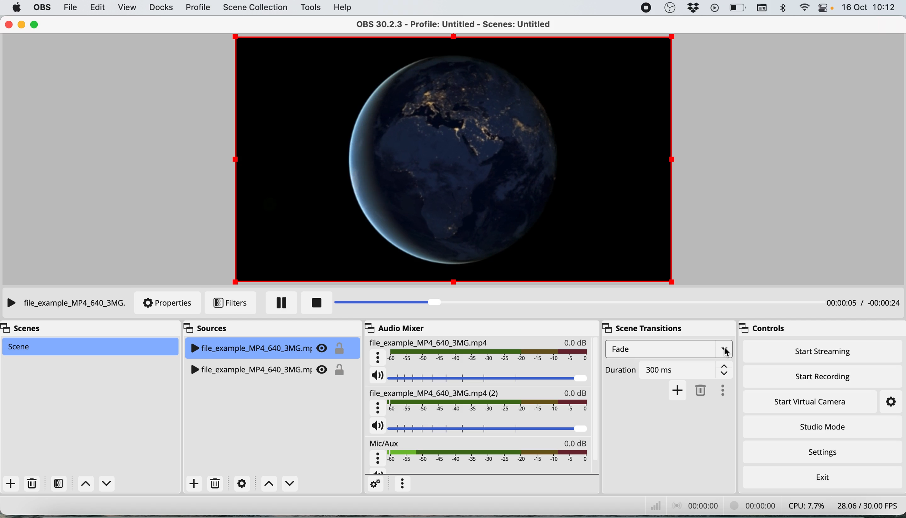 The height and width of the screenshot is (518, 906). I want to click on keyboard, so click(764, 8).